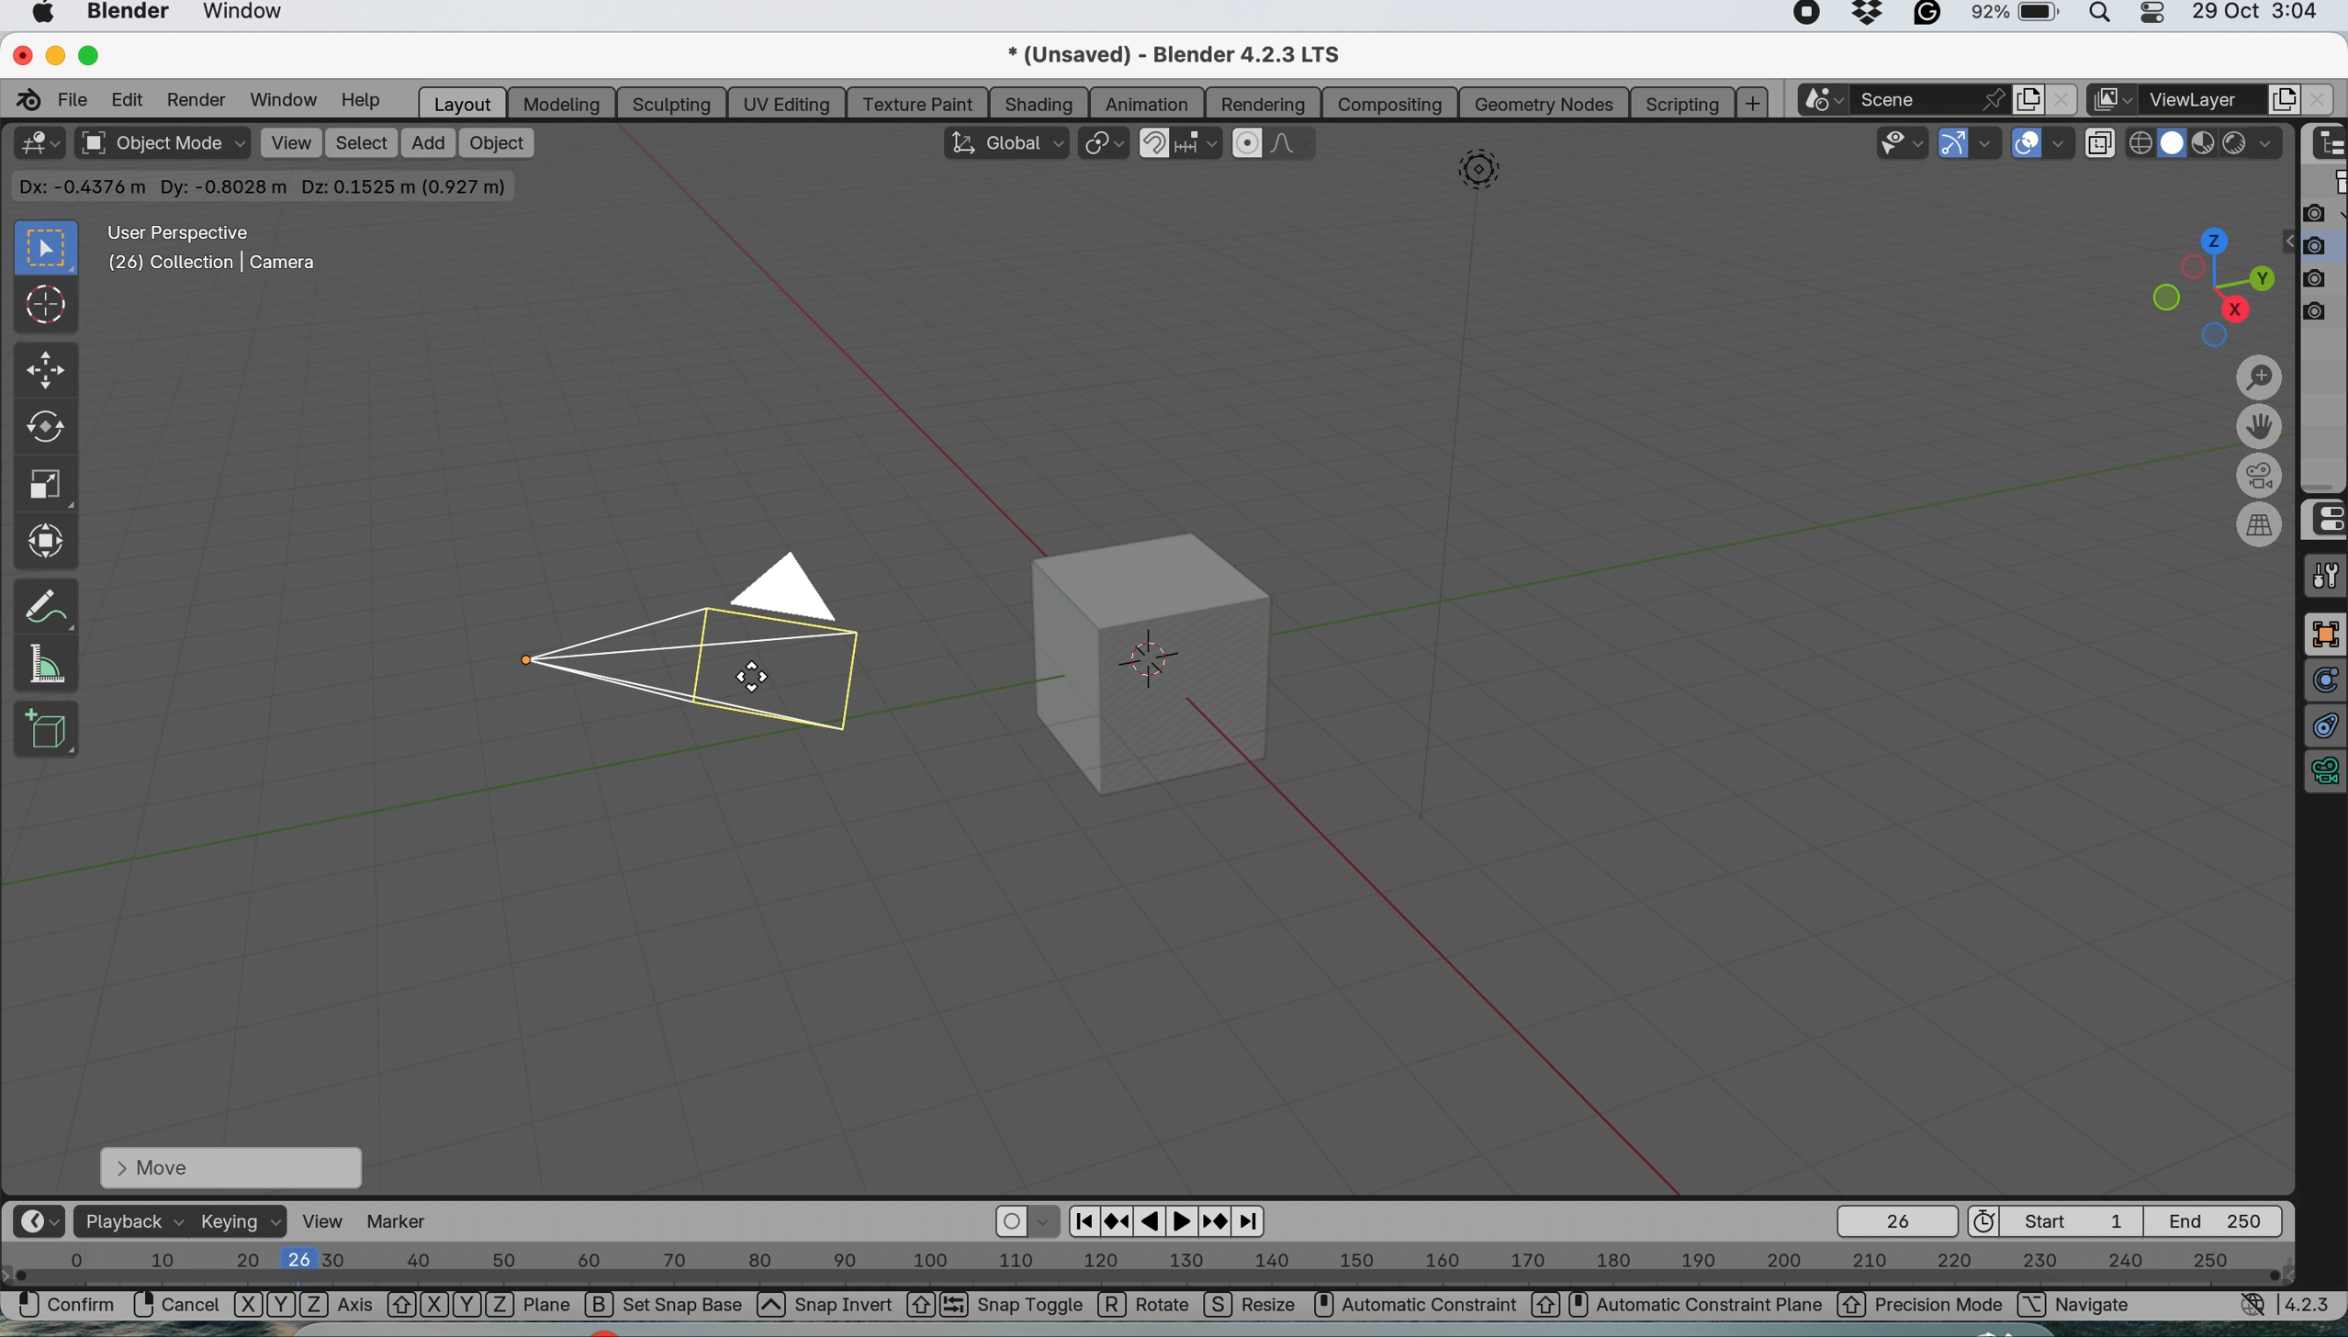 This screenshot has height=1337, width=2348. Describe the element at coordinates (2324, 635) in the screenshot. I see `full screen` at that location.